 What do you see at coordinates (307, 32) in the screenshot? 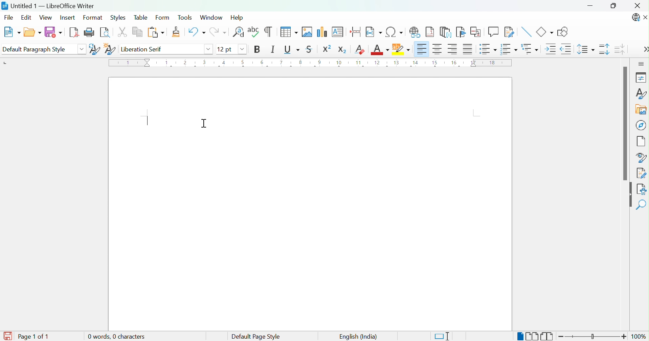
I see `Insert Image` at bounding box center [307, 32].